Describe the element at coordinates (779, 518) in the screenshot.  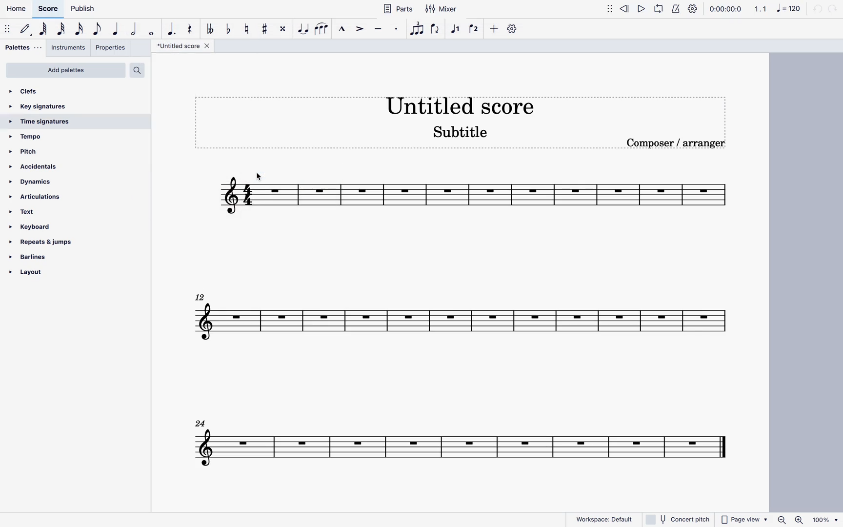
I see `zoom out` at that location.